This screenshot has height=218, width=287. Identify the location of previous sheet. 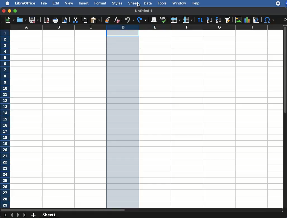
(12, 215).